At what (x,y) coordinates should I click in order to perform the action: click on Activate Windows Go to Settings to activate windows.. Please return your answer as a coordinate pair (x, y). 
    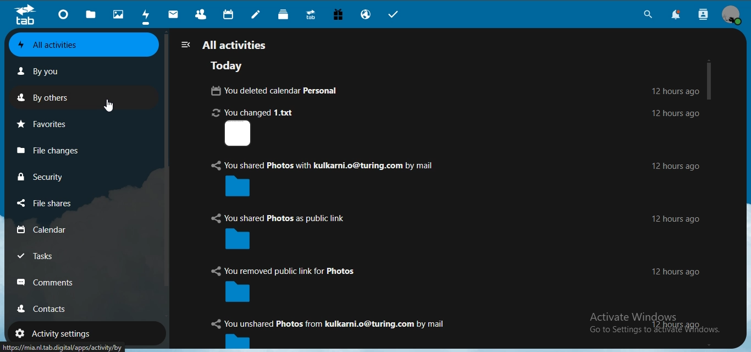
    Looking at the image, I should click on (652, 325).